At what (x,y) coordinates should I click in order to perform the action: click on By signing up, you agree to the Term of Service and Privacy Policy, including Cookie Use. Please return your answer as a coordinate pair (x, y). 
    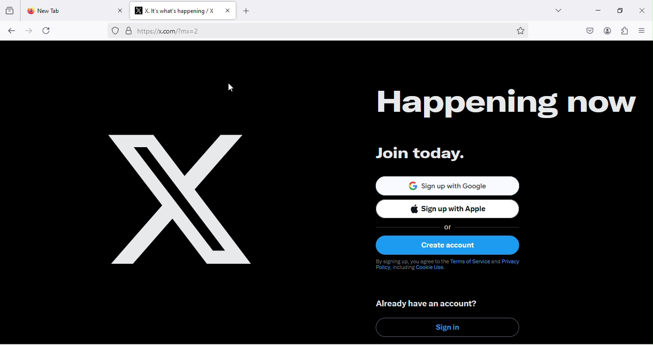
    Looking at the image, I should click on (449, 267).